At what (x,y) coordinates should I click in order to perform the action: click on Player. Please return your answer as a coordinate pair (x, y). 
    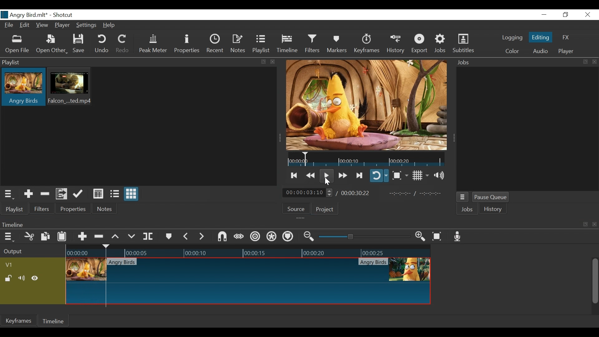
    Looking at the image, I should click on (566, 50).